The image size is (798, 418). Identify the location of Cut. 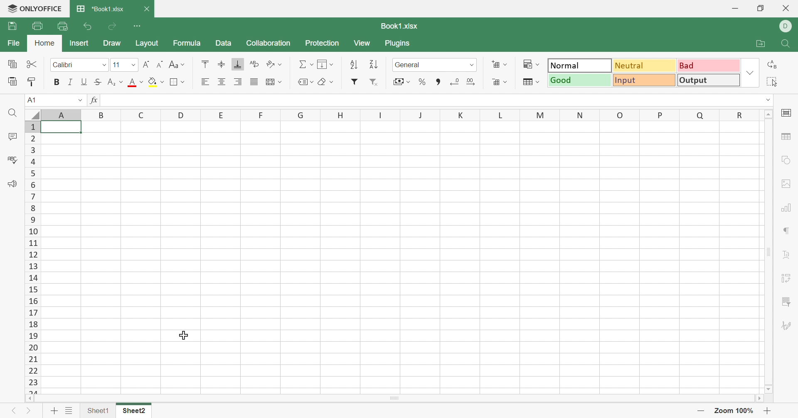
(32, 64).